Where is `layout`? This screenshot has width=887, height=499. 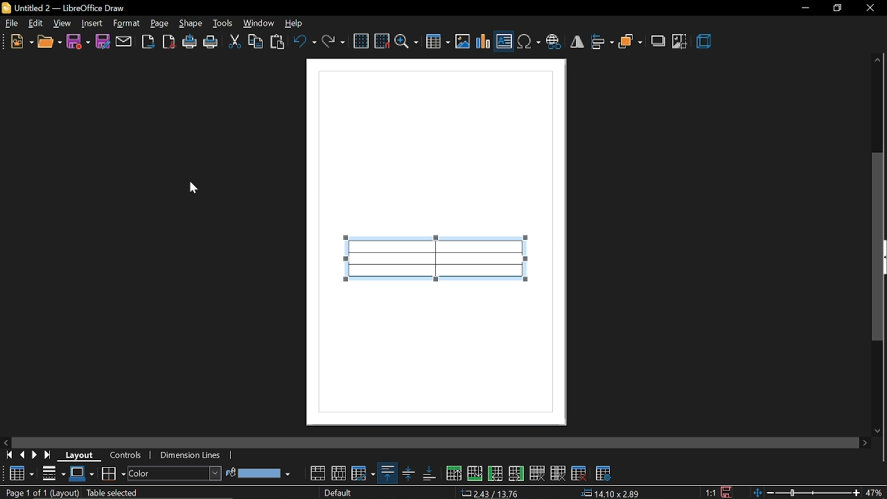 layout is located at coordinates (82, 453).